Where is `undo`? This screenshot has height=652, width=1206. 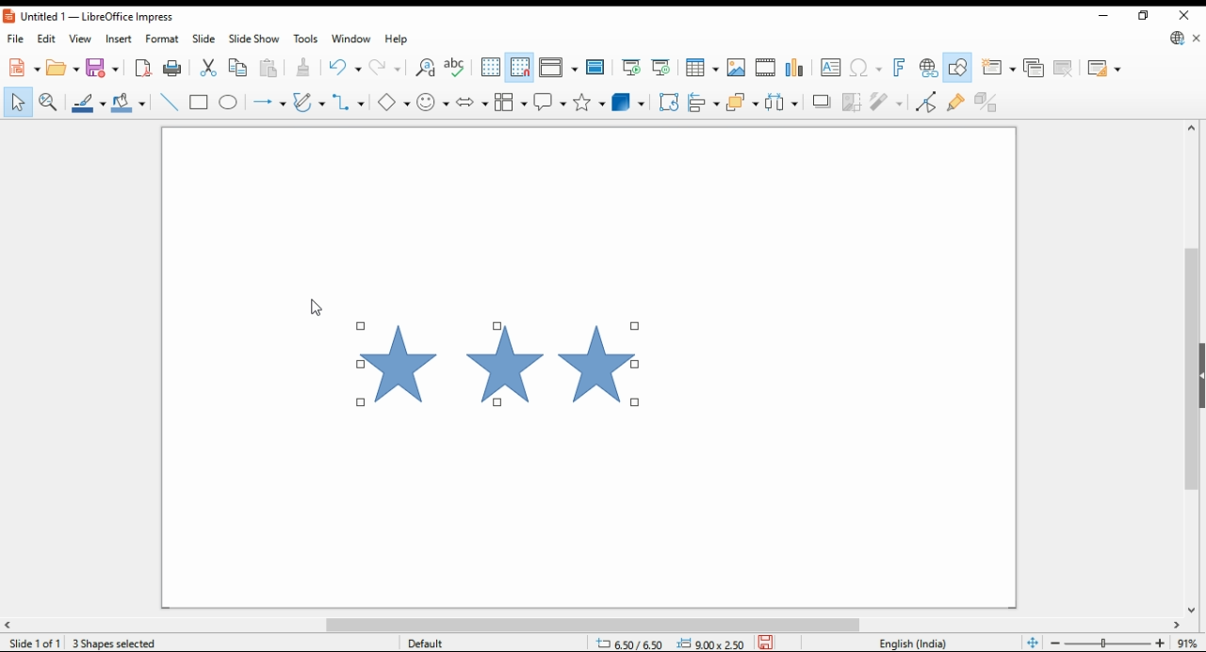 undo is located at coordinates (346, 66).